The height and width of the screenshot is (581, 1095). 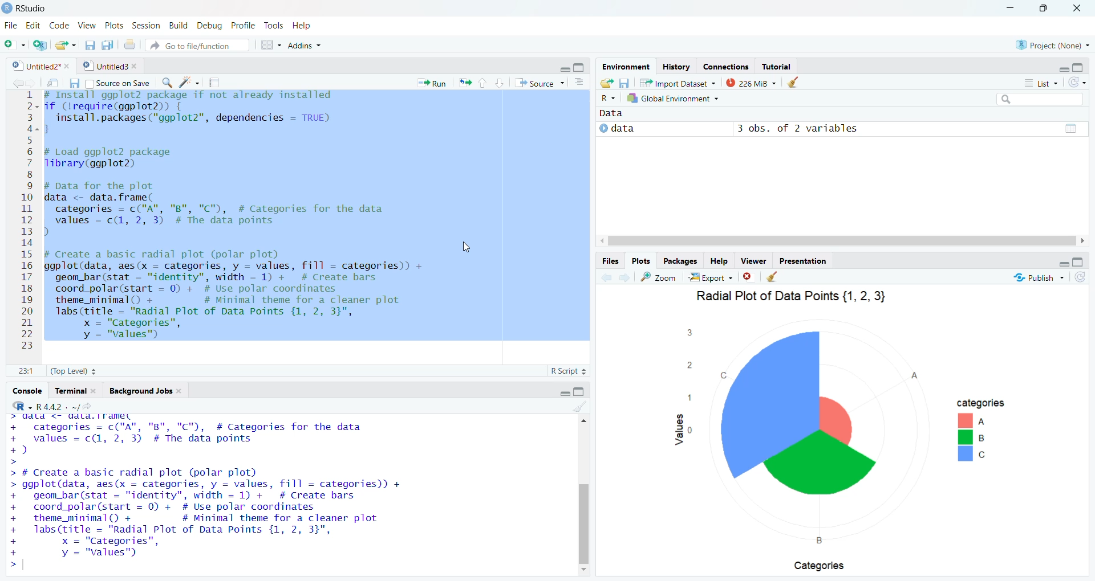 What do you see at coordinates (146, 25) in the screenshot?
I see `Session` at bounding box center [146, 25].